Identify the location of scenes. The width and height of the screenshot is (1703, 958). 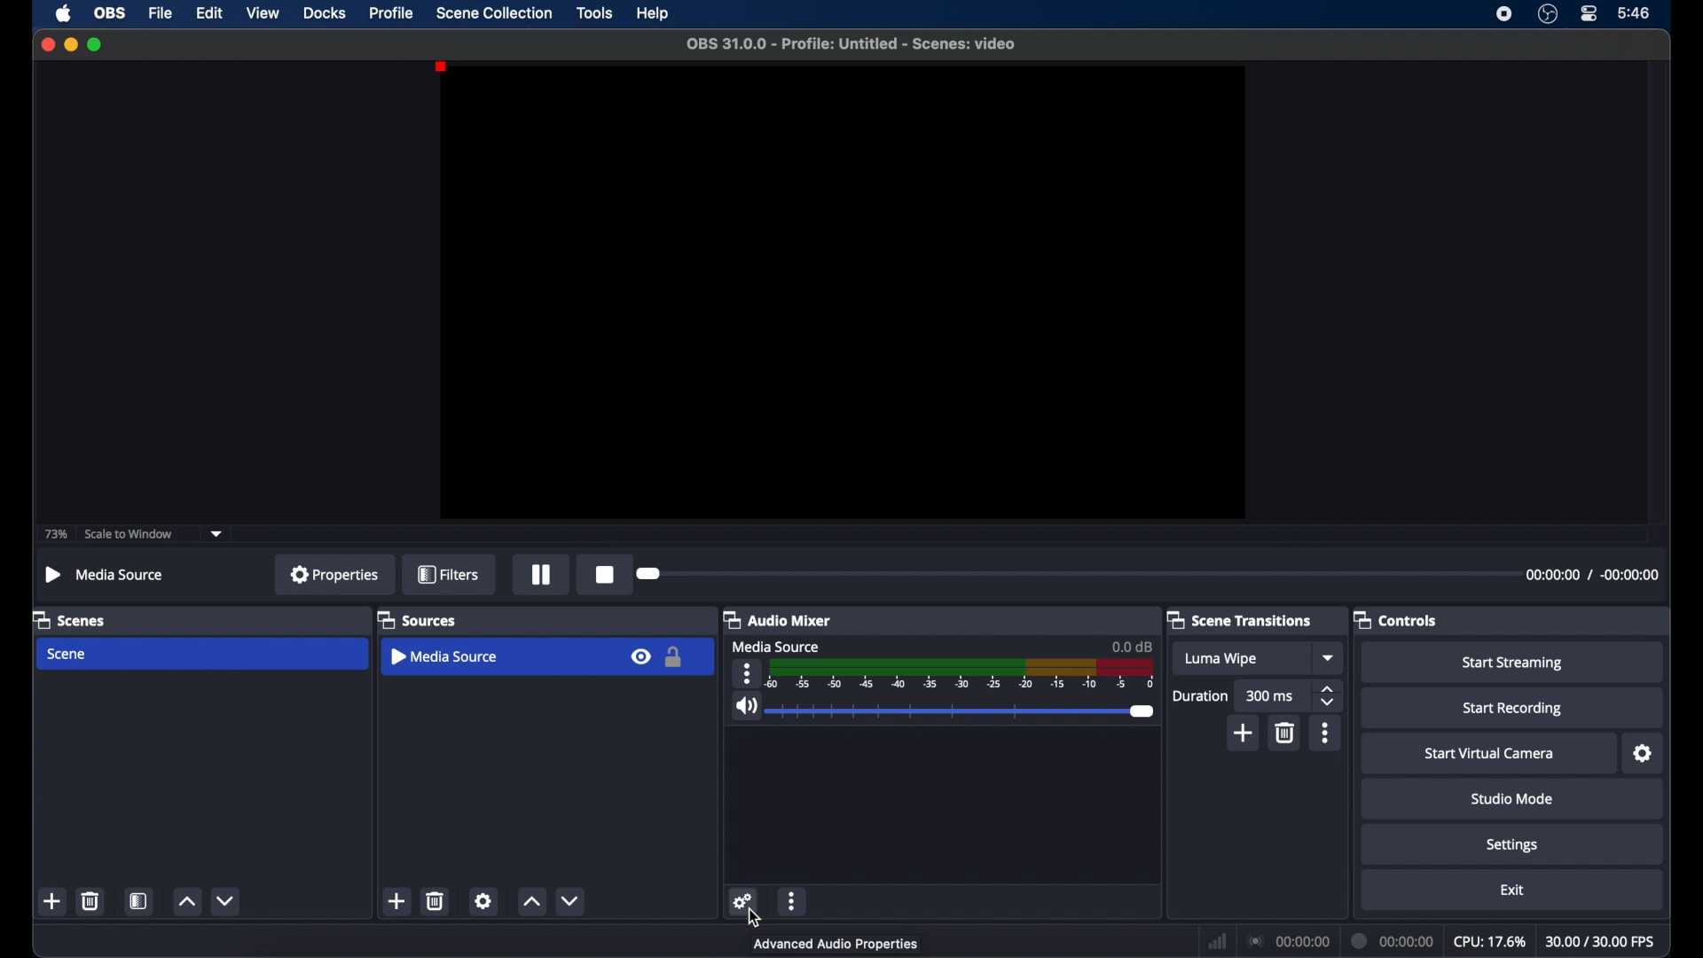
(73, 621).